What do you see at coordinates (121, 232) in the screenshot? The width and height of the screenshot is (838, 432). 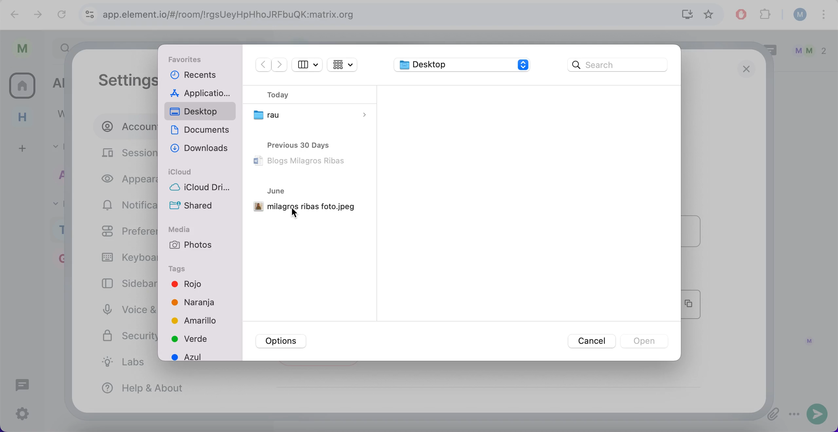 I see `preferences` at bounding box center [121, 232].